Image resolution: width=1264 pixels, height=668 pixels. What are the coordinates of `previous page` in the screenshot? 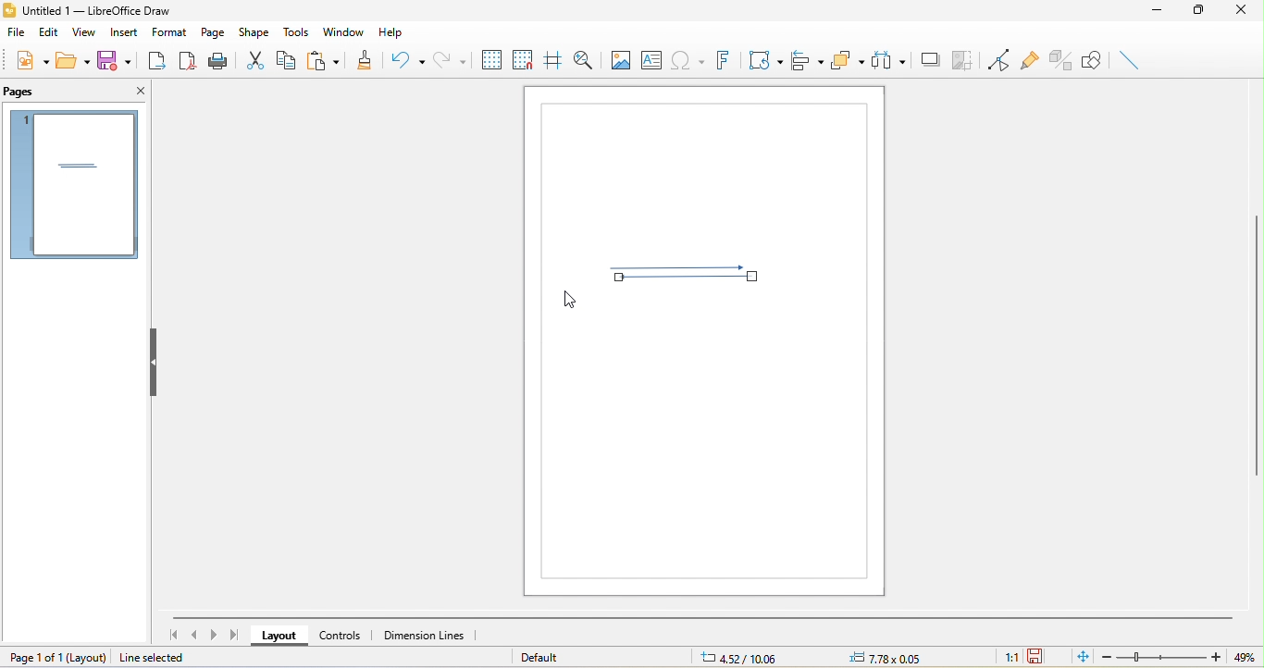 It's located at (194, 636).